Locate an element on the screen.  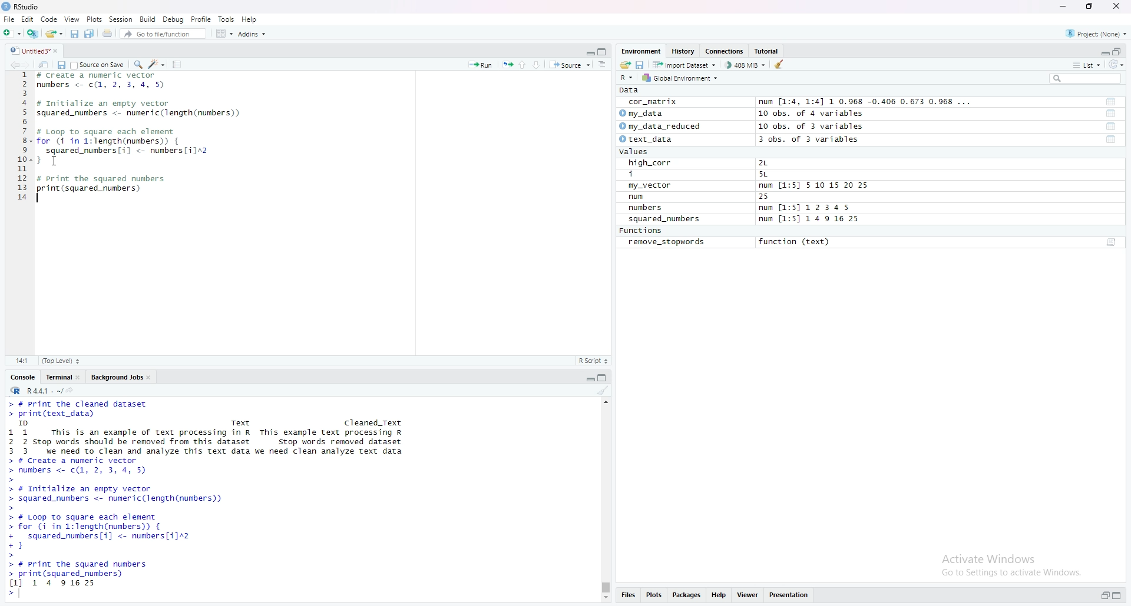
Search is located at coordinates (1086, 78).